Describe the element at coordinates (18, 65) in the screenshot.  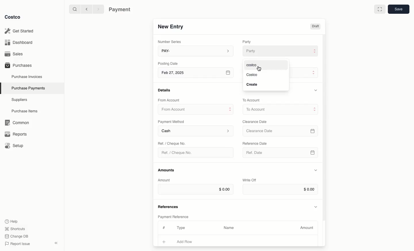
I see `Purchases` at that location.